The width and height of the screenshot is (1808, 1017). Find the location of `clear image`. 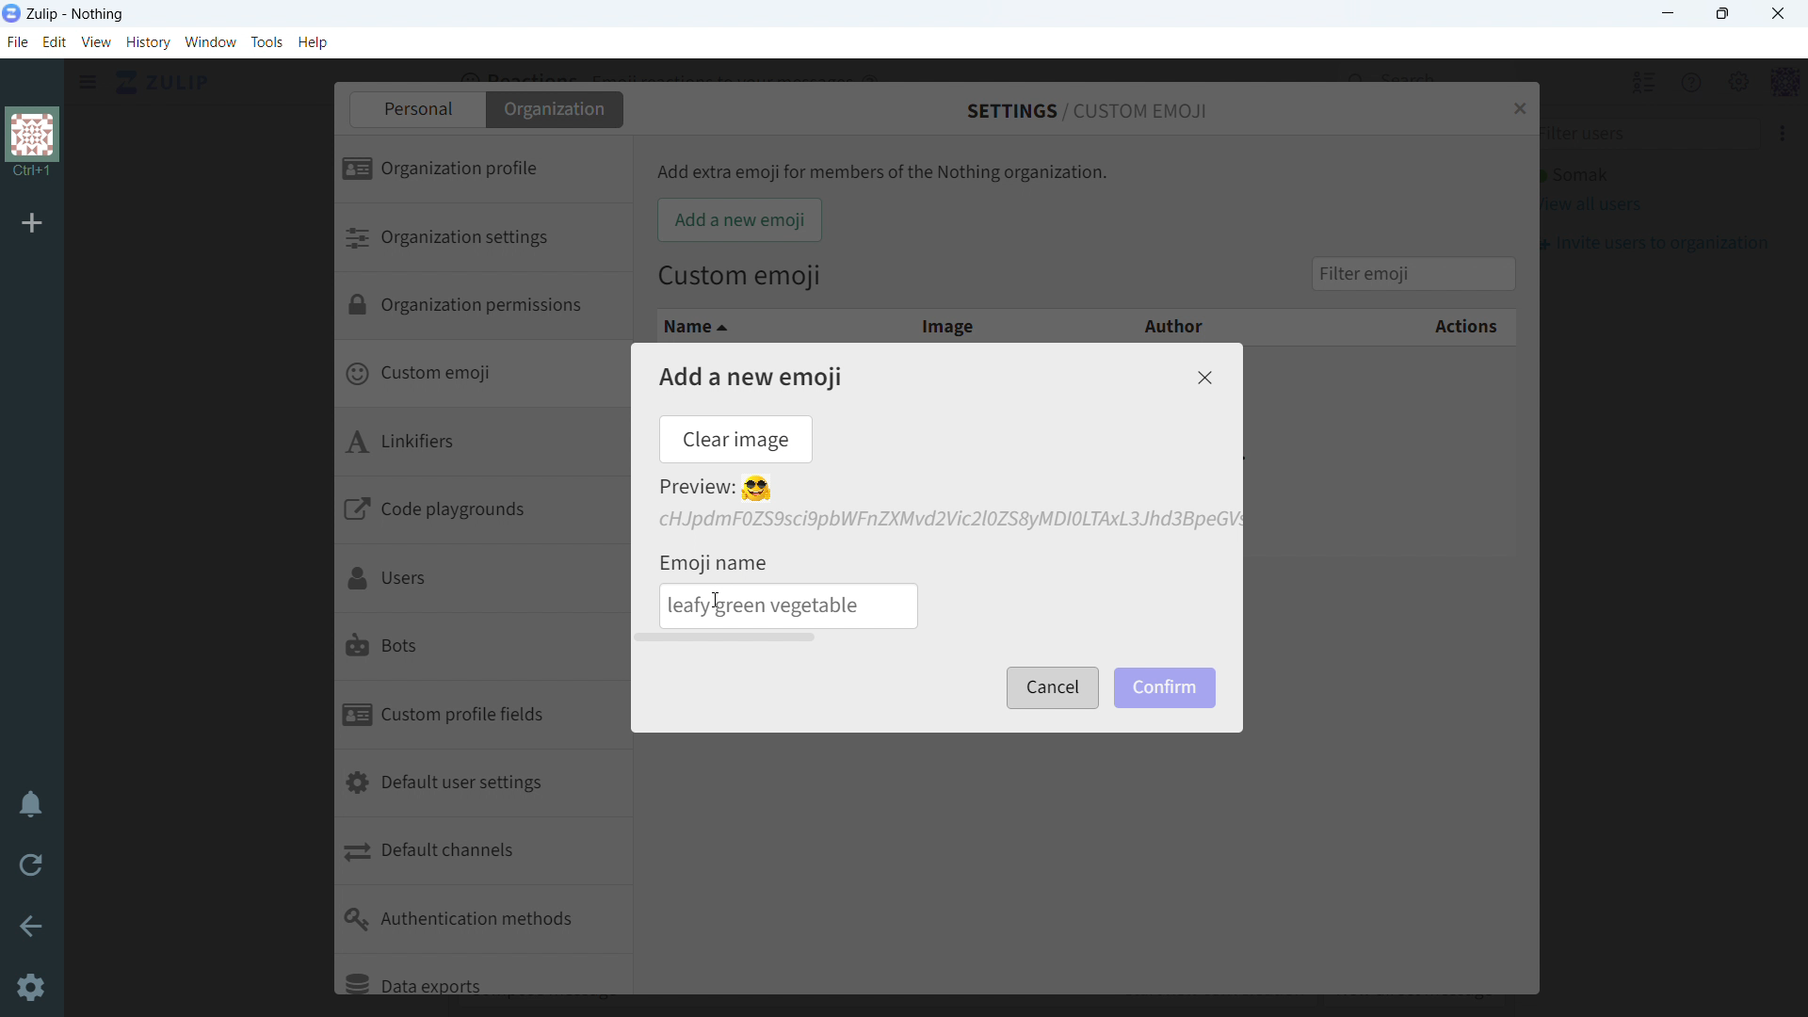

clear image is located at coordinates (734, 439).